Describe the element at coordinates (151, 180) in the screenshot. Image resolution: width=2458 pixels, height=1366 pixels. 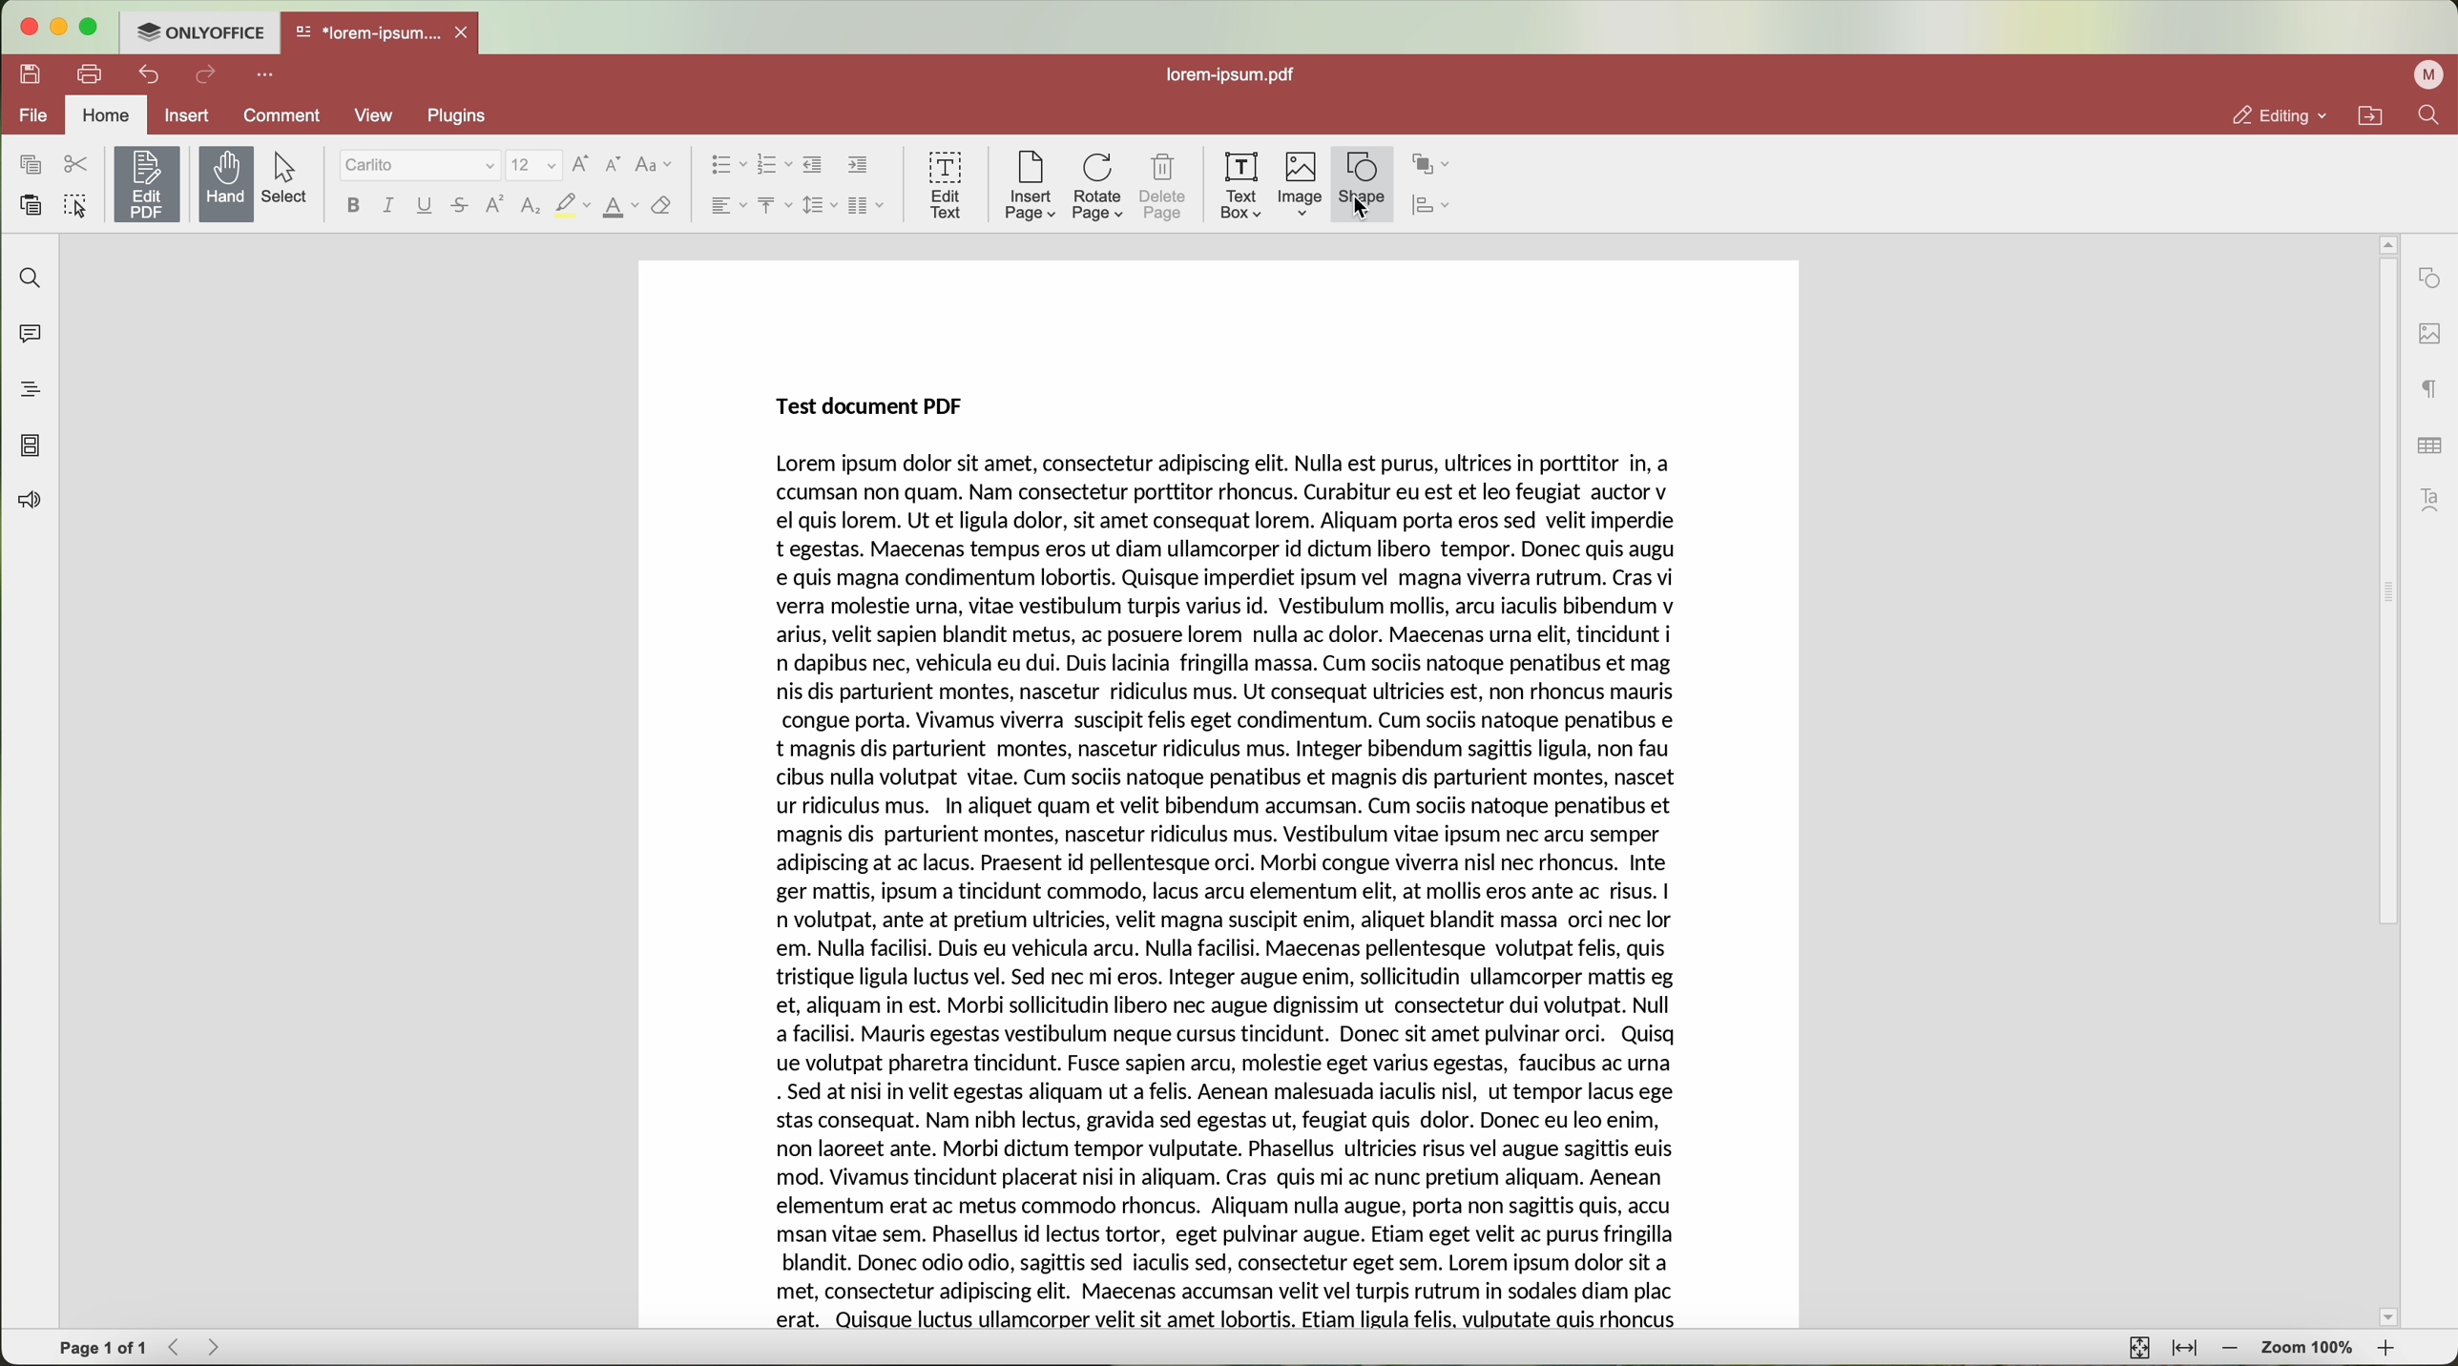
I see `edit PDF` at that location.